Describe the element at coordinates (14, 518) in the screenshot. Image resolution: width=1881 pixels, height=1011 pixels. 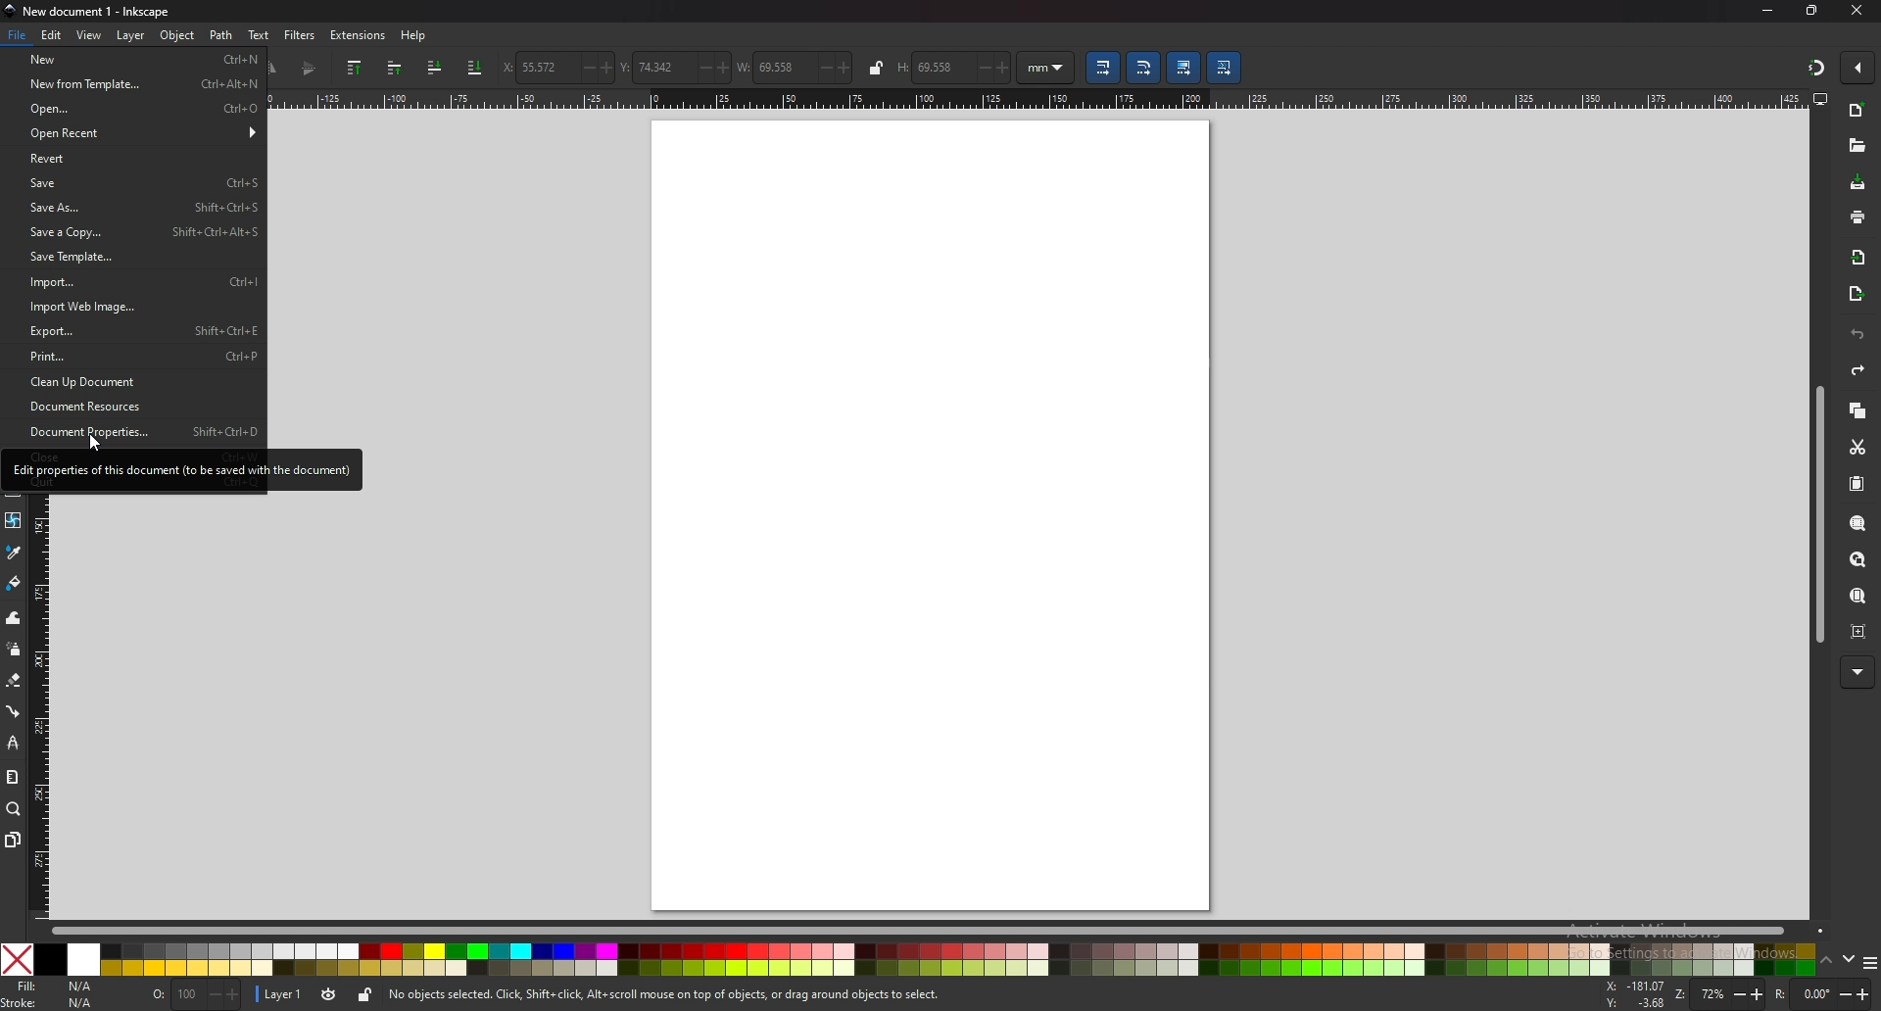
I see `mesh` at that location.